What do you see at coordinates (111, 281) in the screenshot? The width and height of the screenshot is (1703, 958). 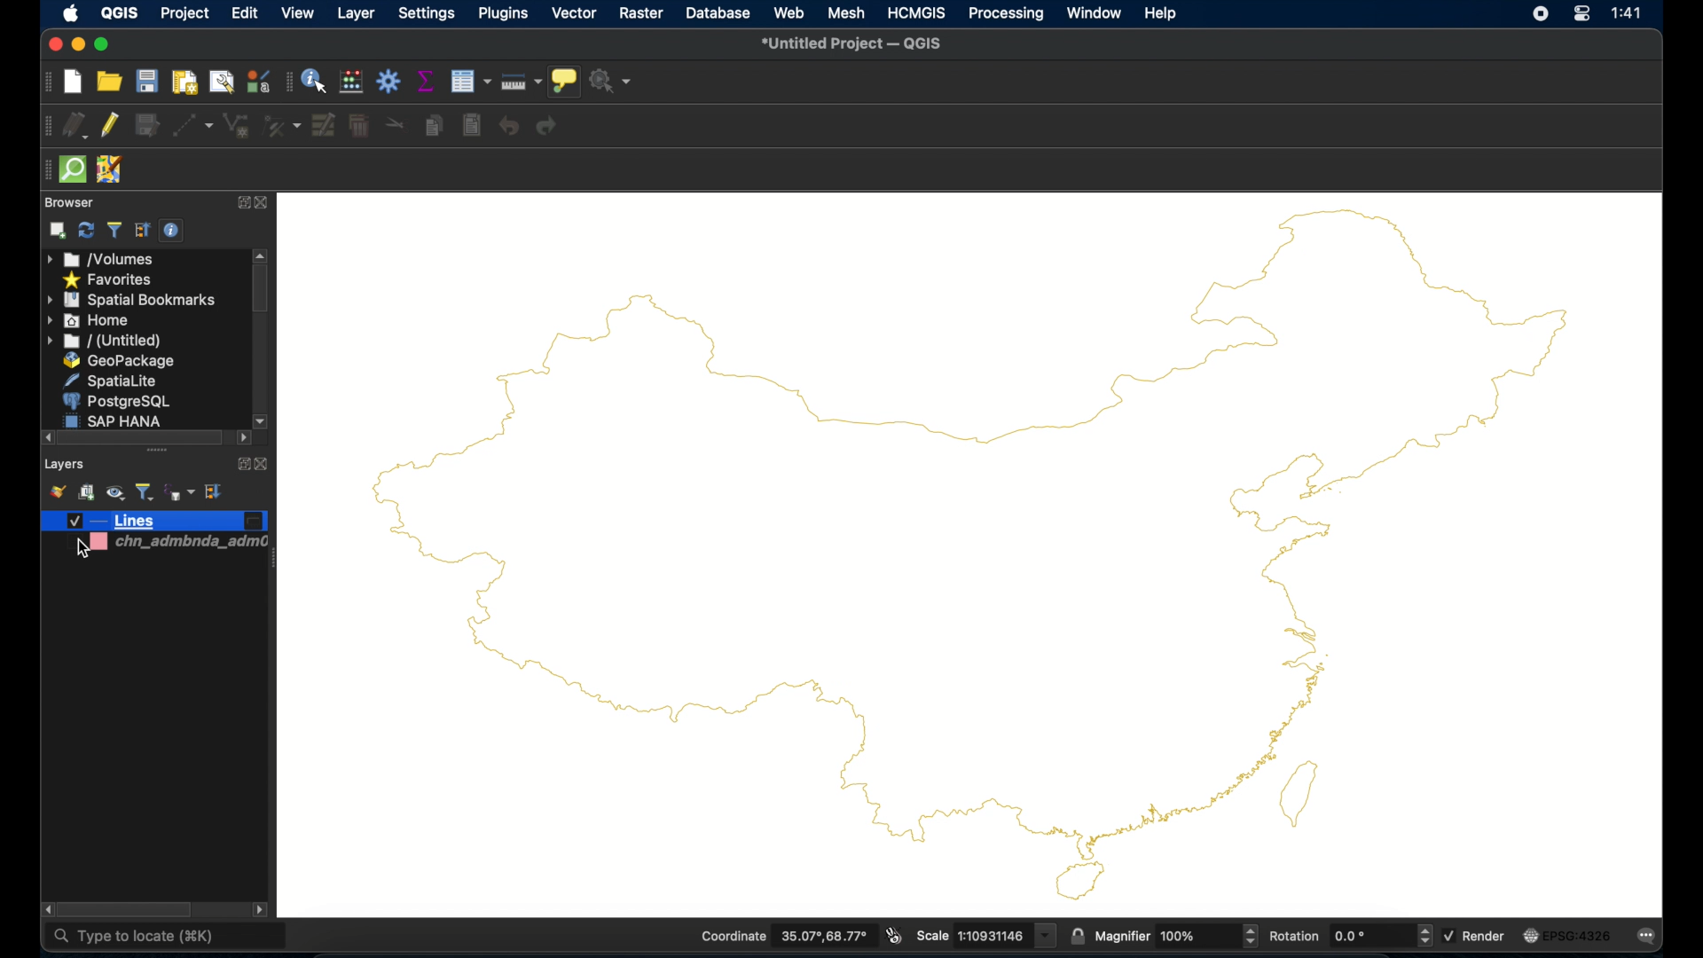 I see `favorites` at bounding box center [111, 281].